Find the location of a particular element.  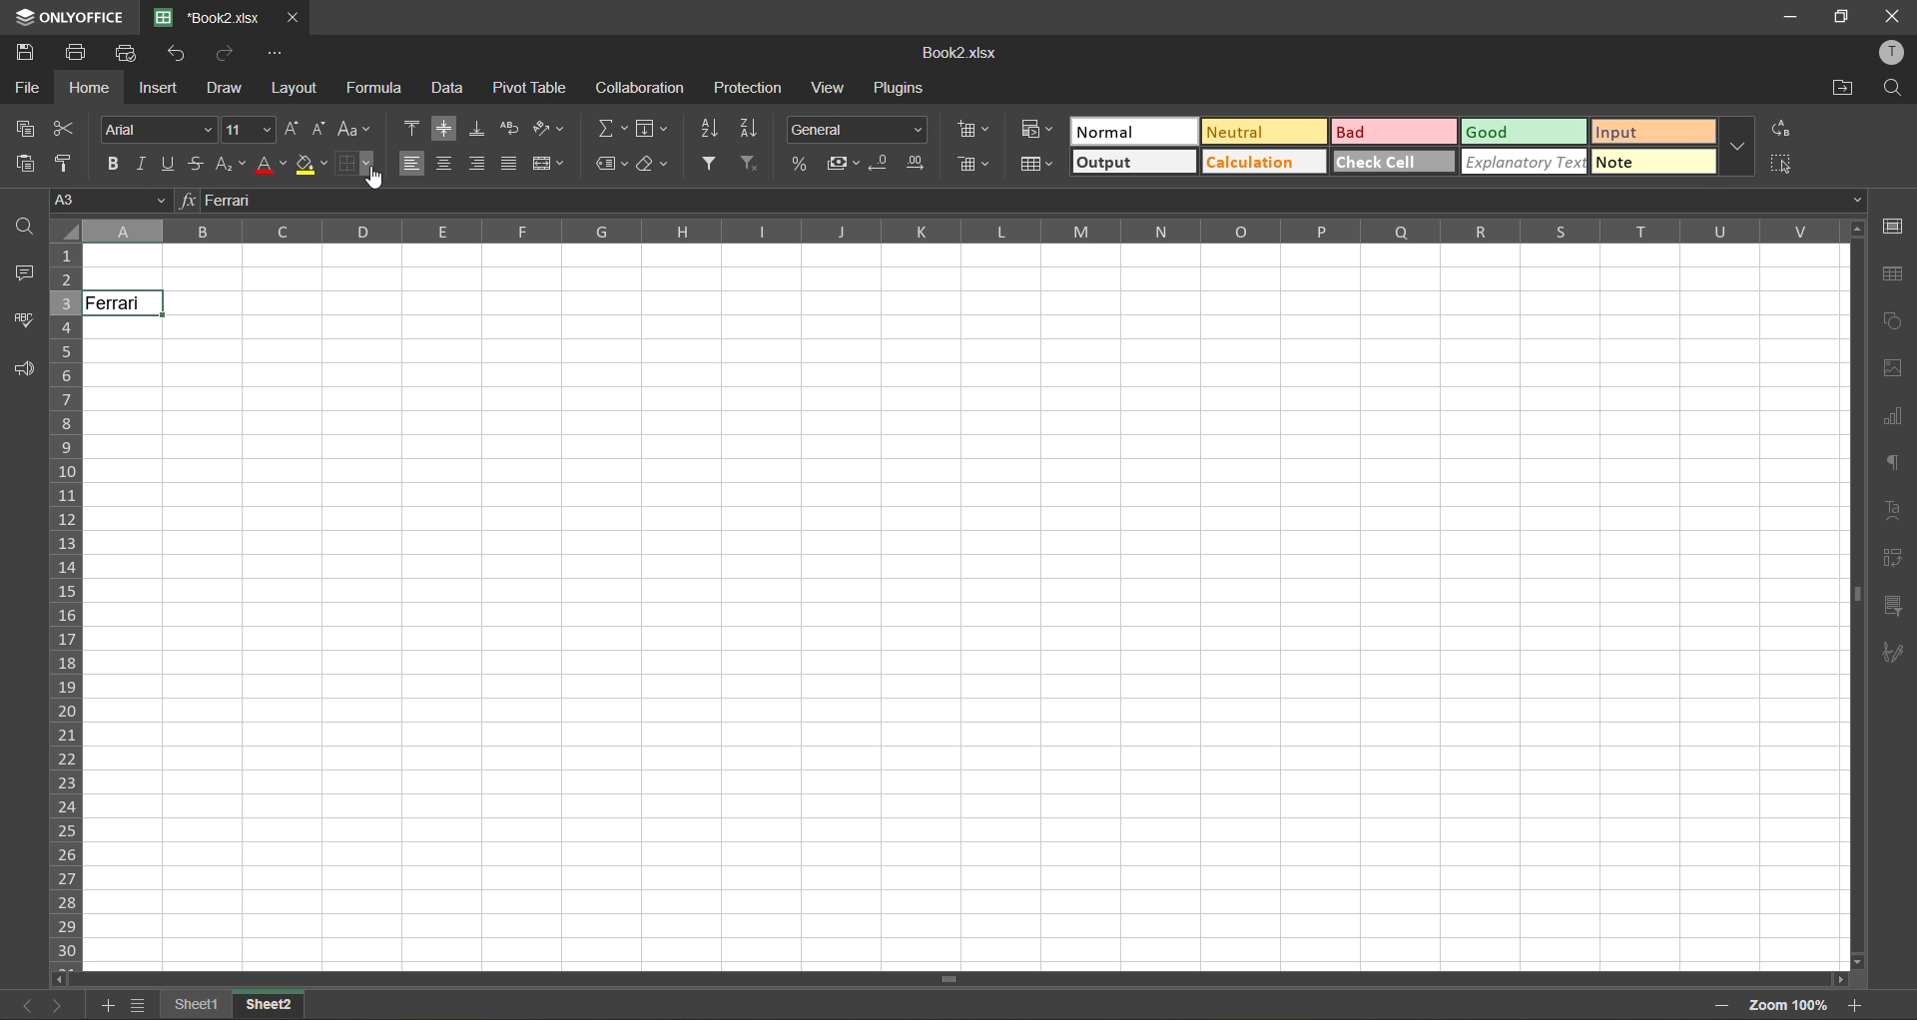

close is located at coordinates (297, 17).